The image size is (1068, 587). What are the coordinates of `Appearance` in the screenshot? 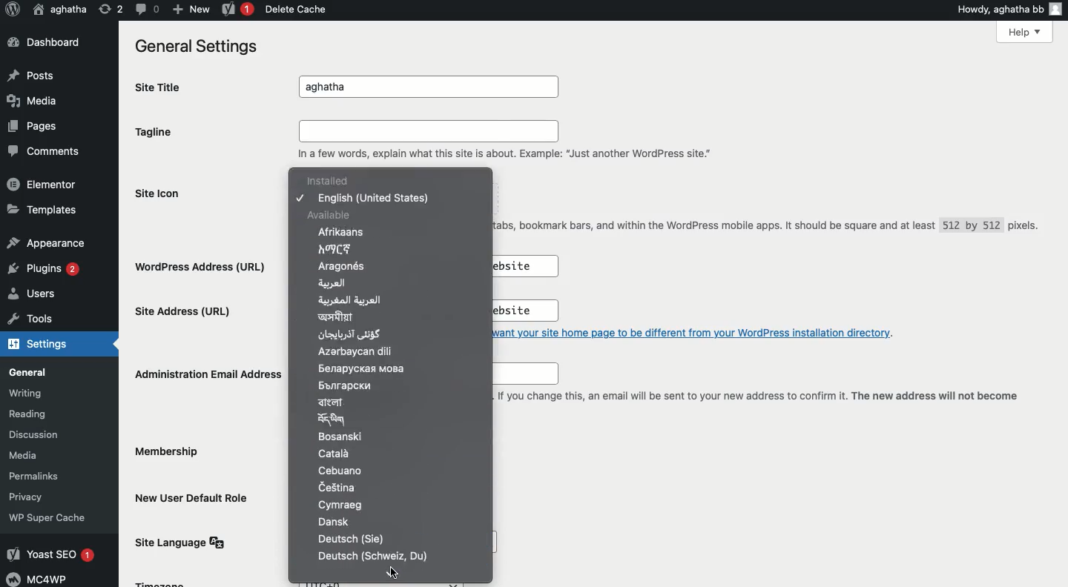 It's located at (44, 241).